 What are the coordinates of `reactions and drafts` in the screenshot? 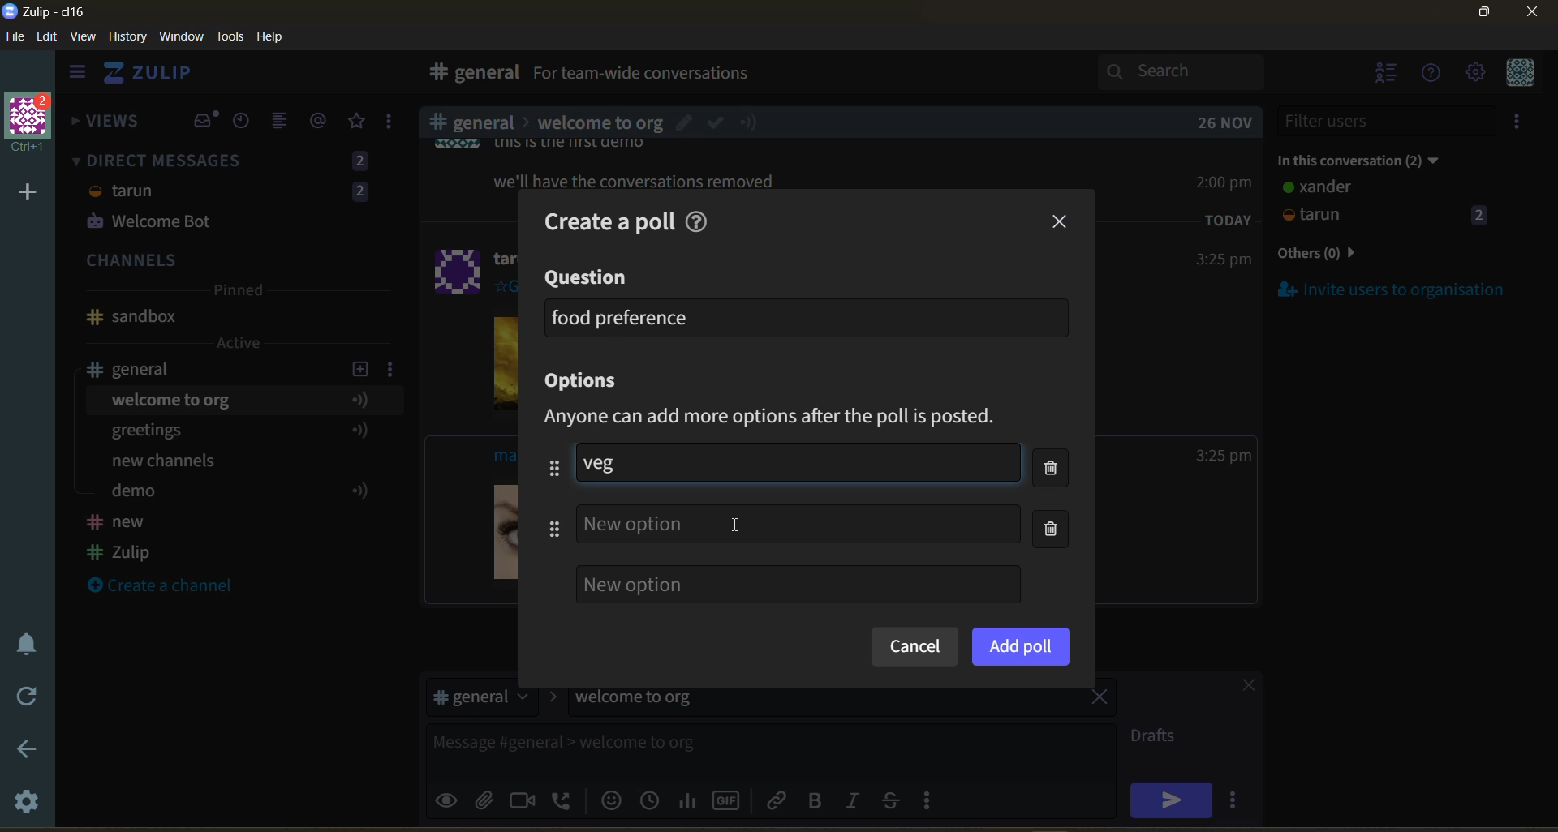 It's located at (395, 125).